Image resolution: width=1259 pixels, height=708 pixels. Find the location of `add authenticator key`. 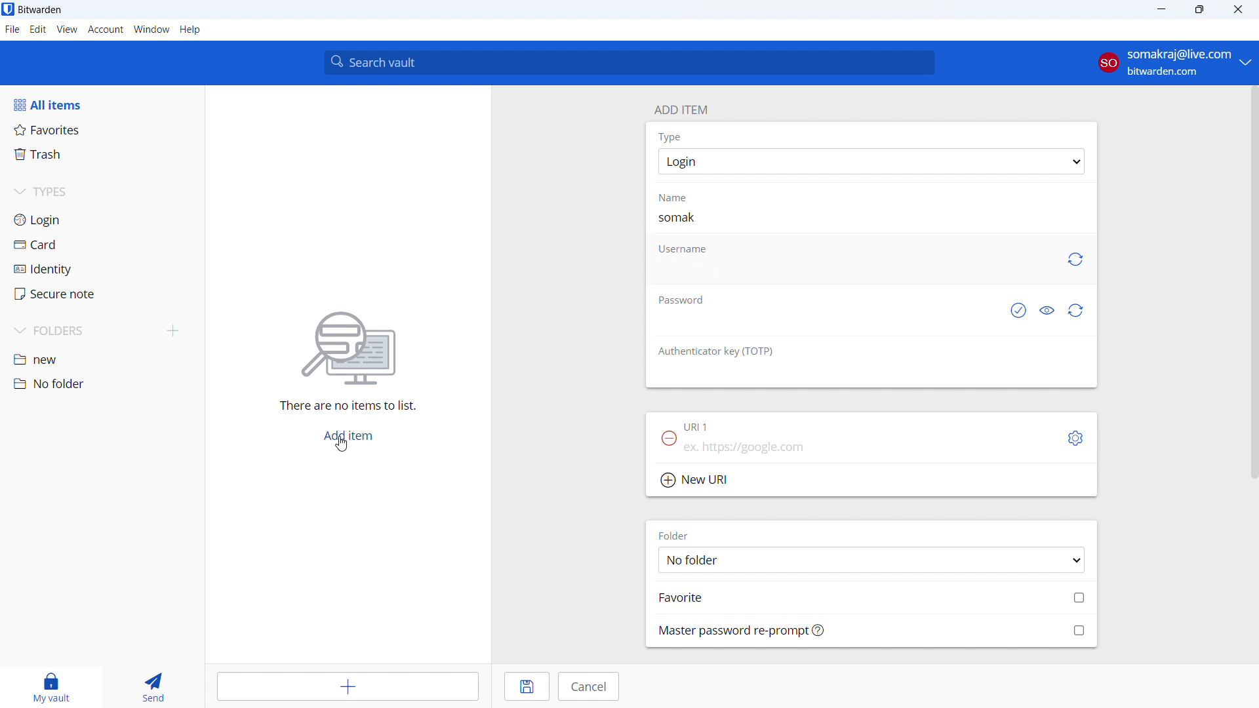

add authenticator key is located at coordinates (871, 376).